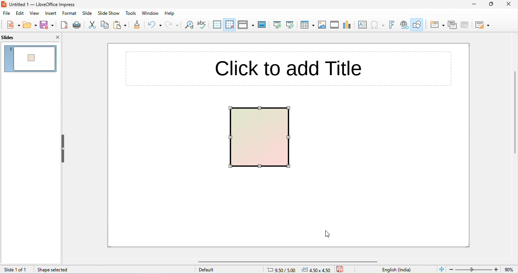 The height and width of the screenshot is (274, 518). What do you see at coordinates (5, 4) in the screenshot?
I see `logo` at bounding box center [5, 4].